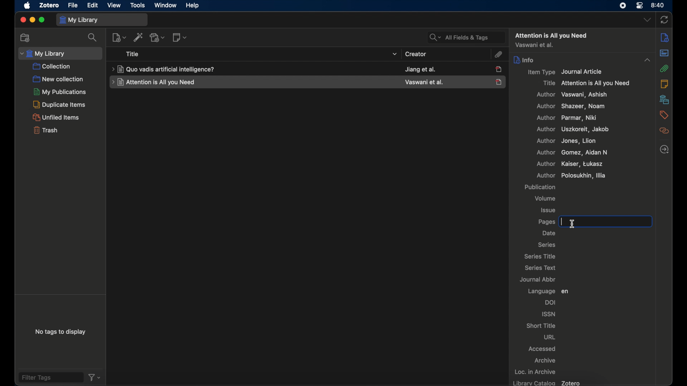 The width and height of the screenshot is (687, 386). Describe the element at coordinates (546, 198) in the screenshot. I see `volume` at that location.